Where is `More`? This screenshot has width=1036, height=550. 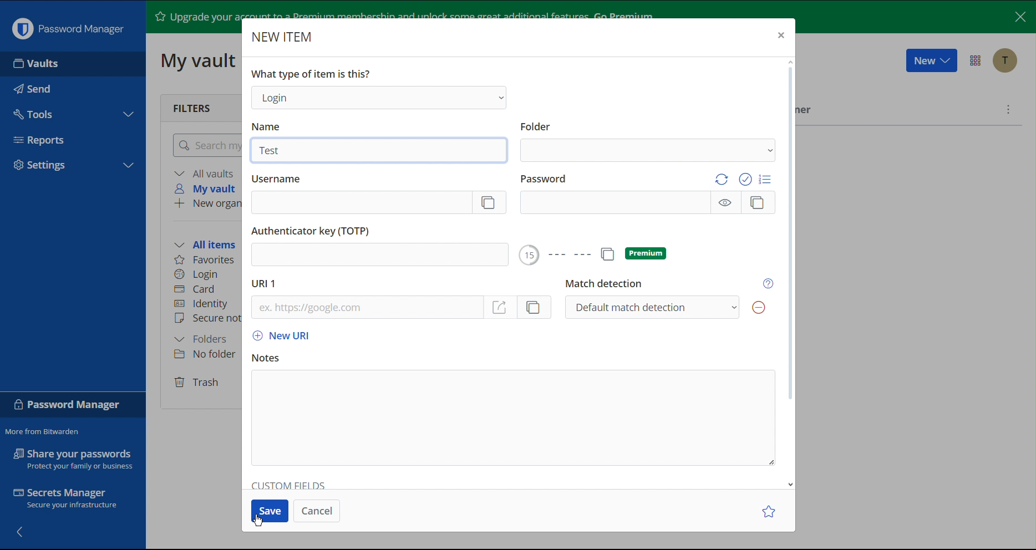 More is located at coordinates (1007, 111).